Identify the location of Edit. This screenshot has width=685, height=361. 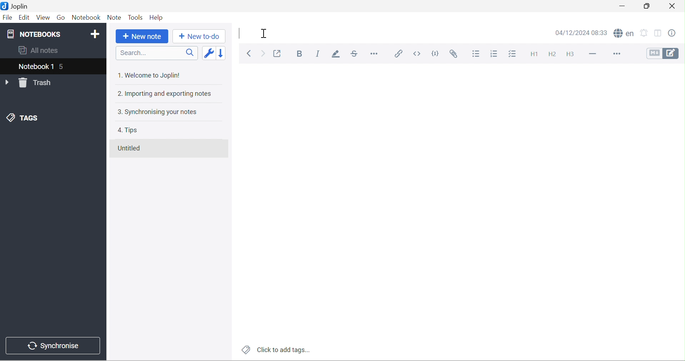
(24, 18).